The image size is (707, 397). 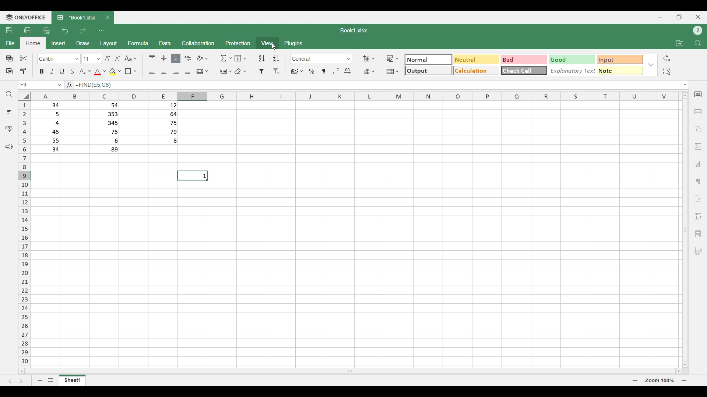 I want to click on Delete cells, so click(x=369, y=72).